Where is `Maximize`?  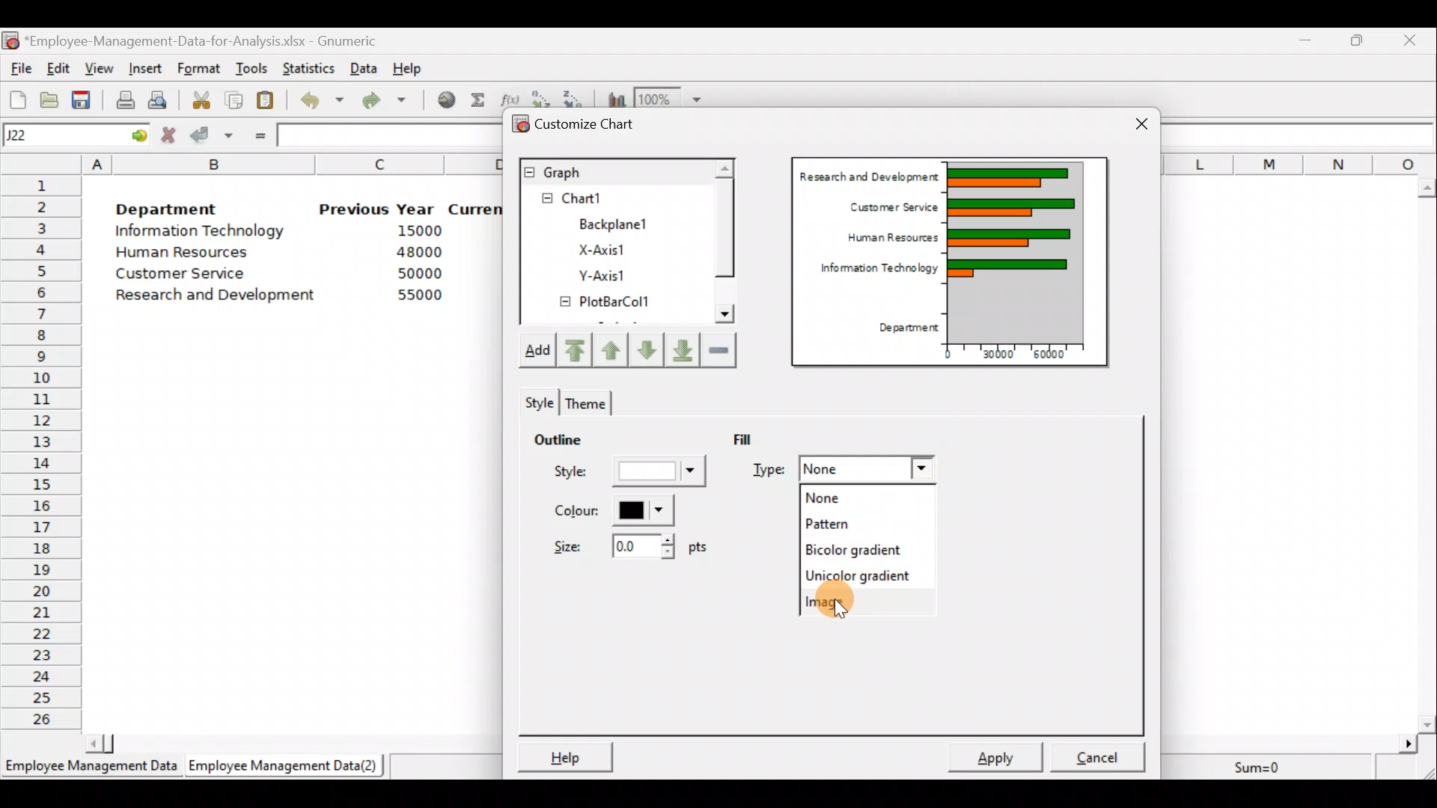 Maximize is located at coordinates (1360, 40).